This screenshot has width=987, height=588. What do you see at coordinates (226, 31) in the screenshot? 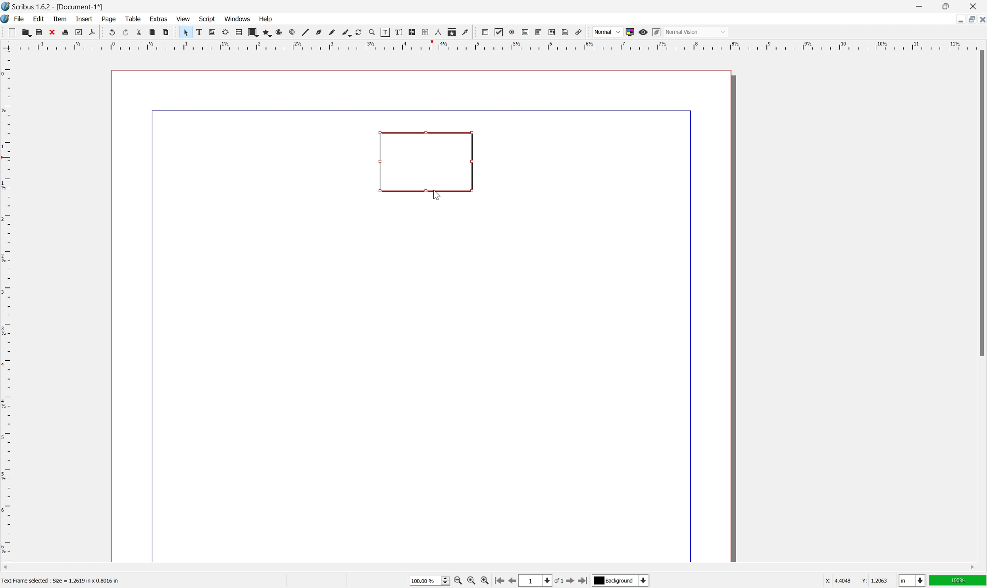
I see `render frame` at bounding box center [226, 31].